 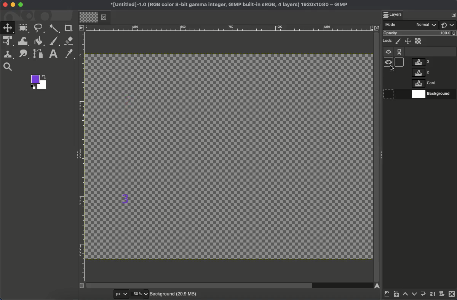 I want to click on Create a new layer, so click(x=387, y=295).